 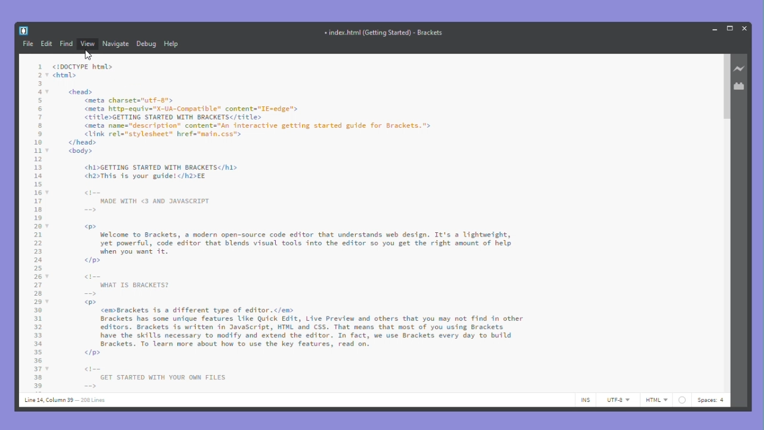 What do you see at coordinates (116, 44) in the screenshot?
I see `Navigate` at bounding box center [116, 44].